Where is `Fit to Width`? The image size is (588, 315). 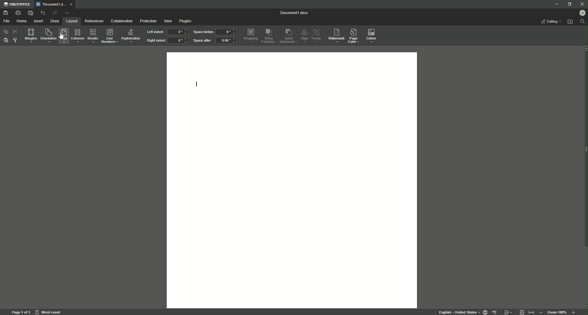
Fit to Width is located at coordinates (532, 311).